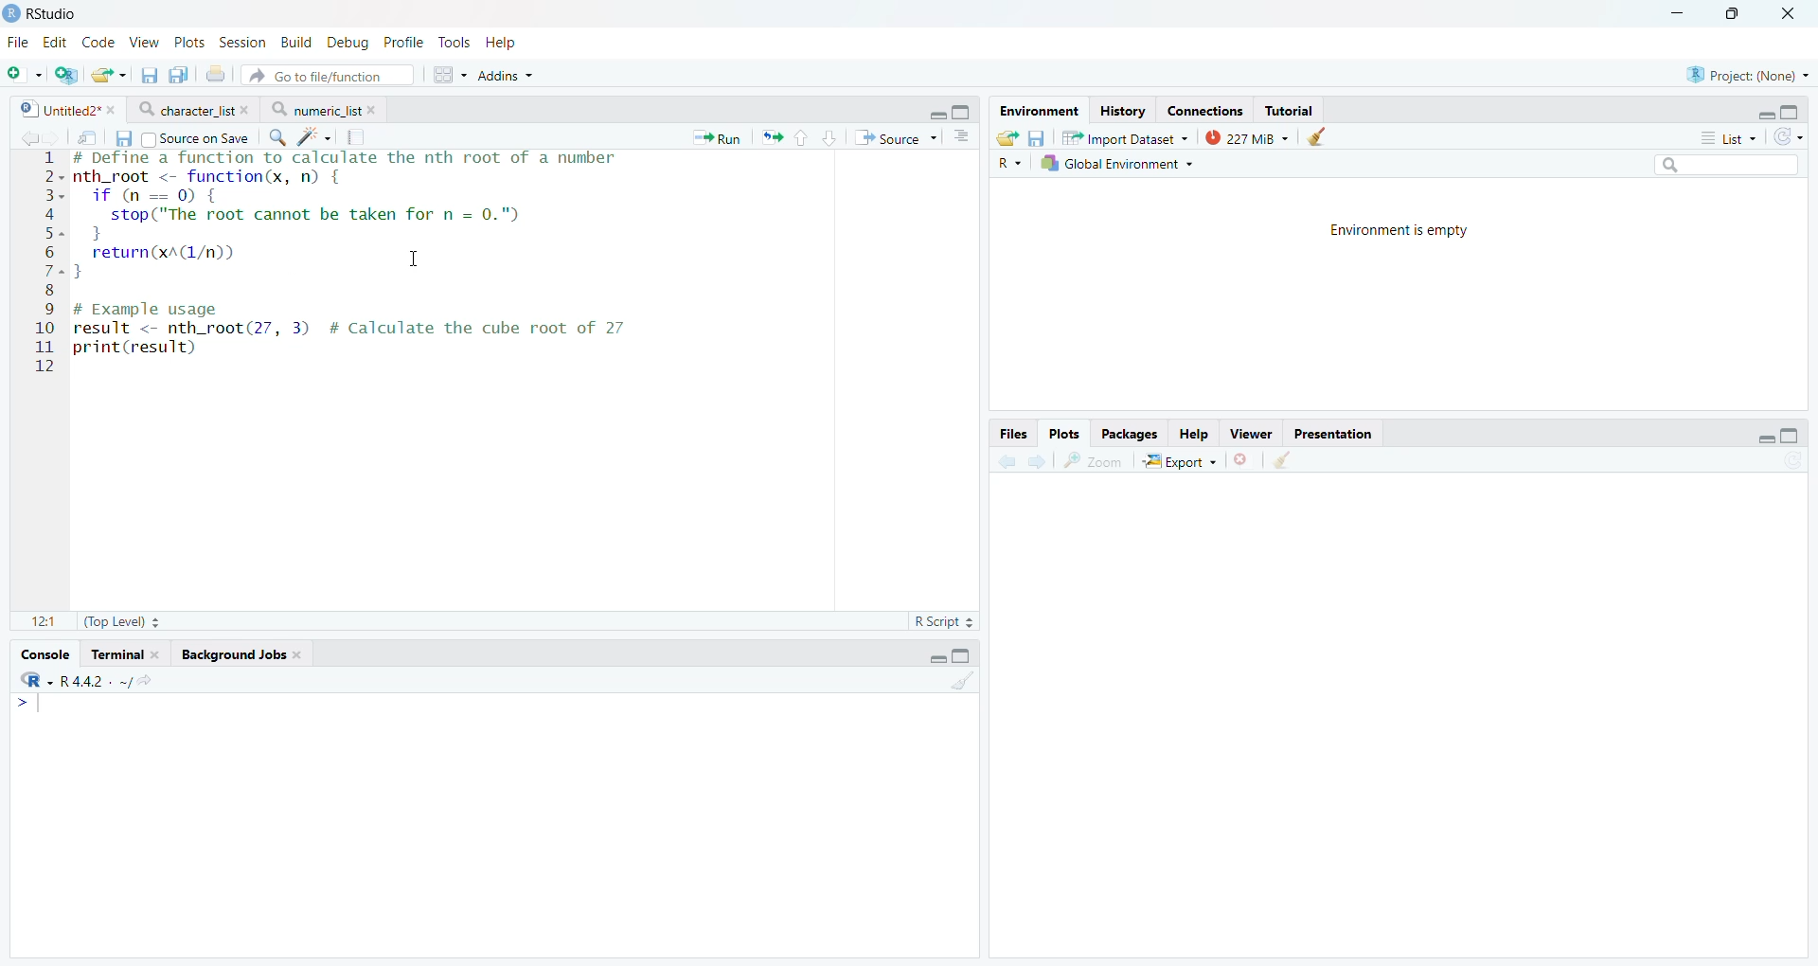 This screenshot has width=1818, height=966. Describe the element at coordinates (1037, 460) in the screenshot. I see `Go to next plot` at that location.